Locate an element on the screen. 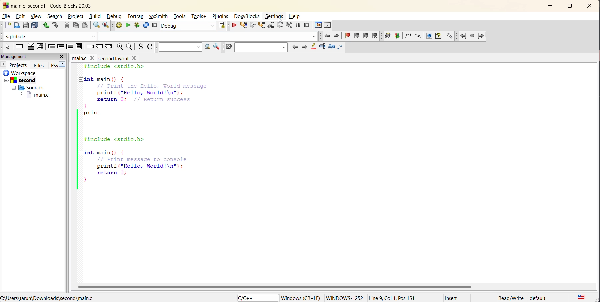 The height and width of the screenshot is (302, 600). next bookmark is located at coordinates (364, 35).